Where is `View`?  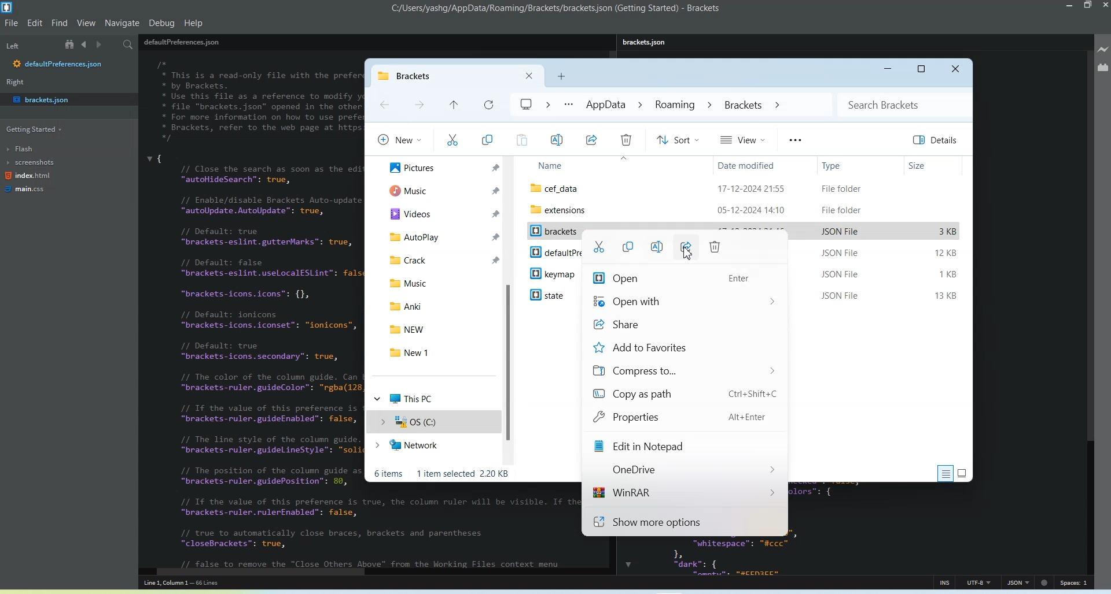 View is located at coordinates (86, 23).